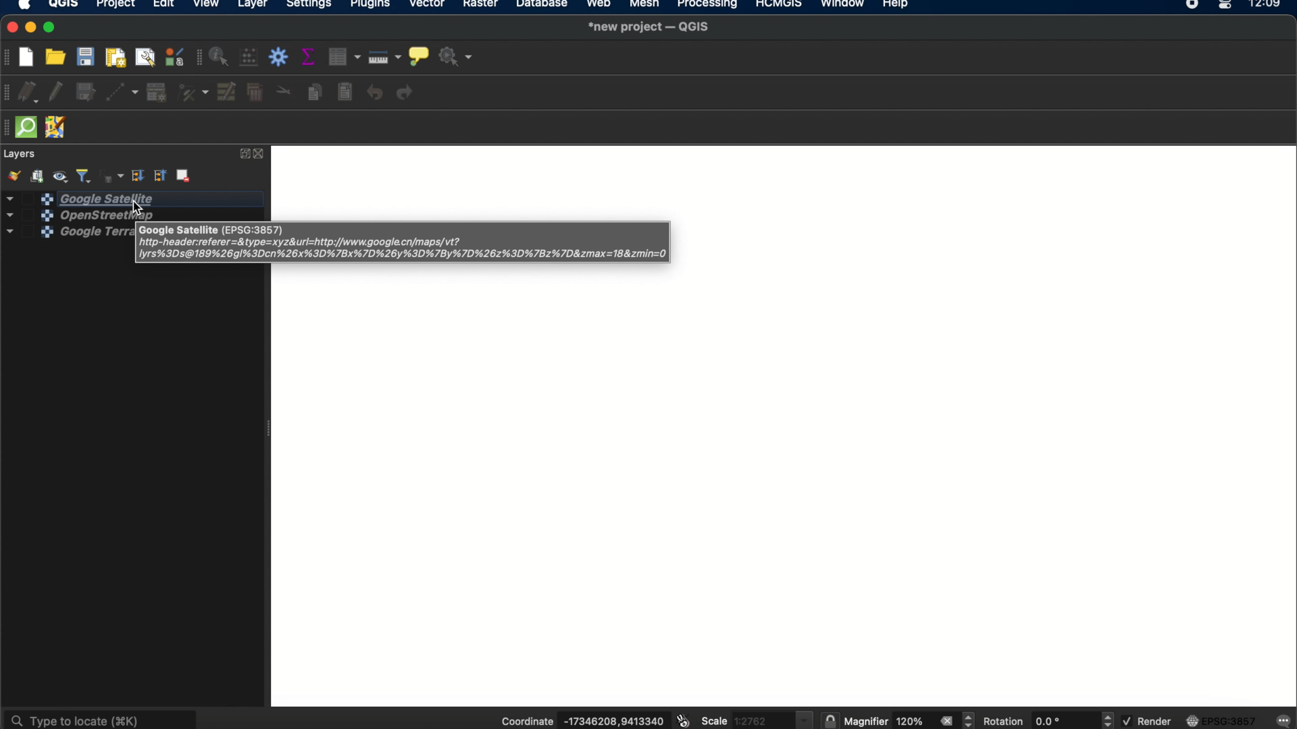  Describe the element at coordinates (386, 57) in the screenshot. I see `measure line` at that location.